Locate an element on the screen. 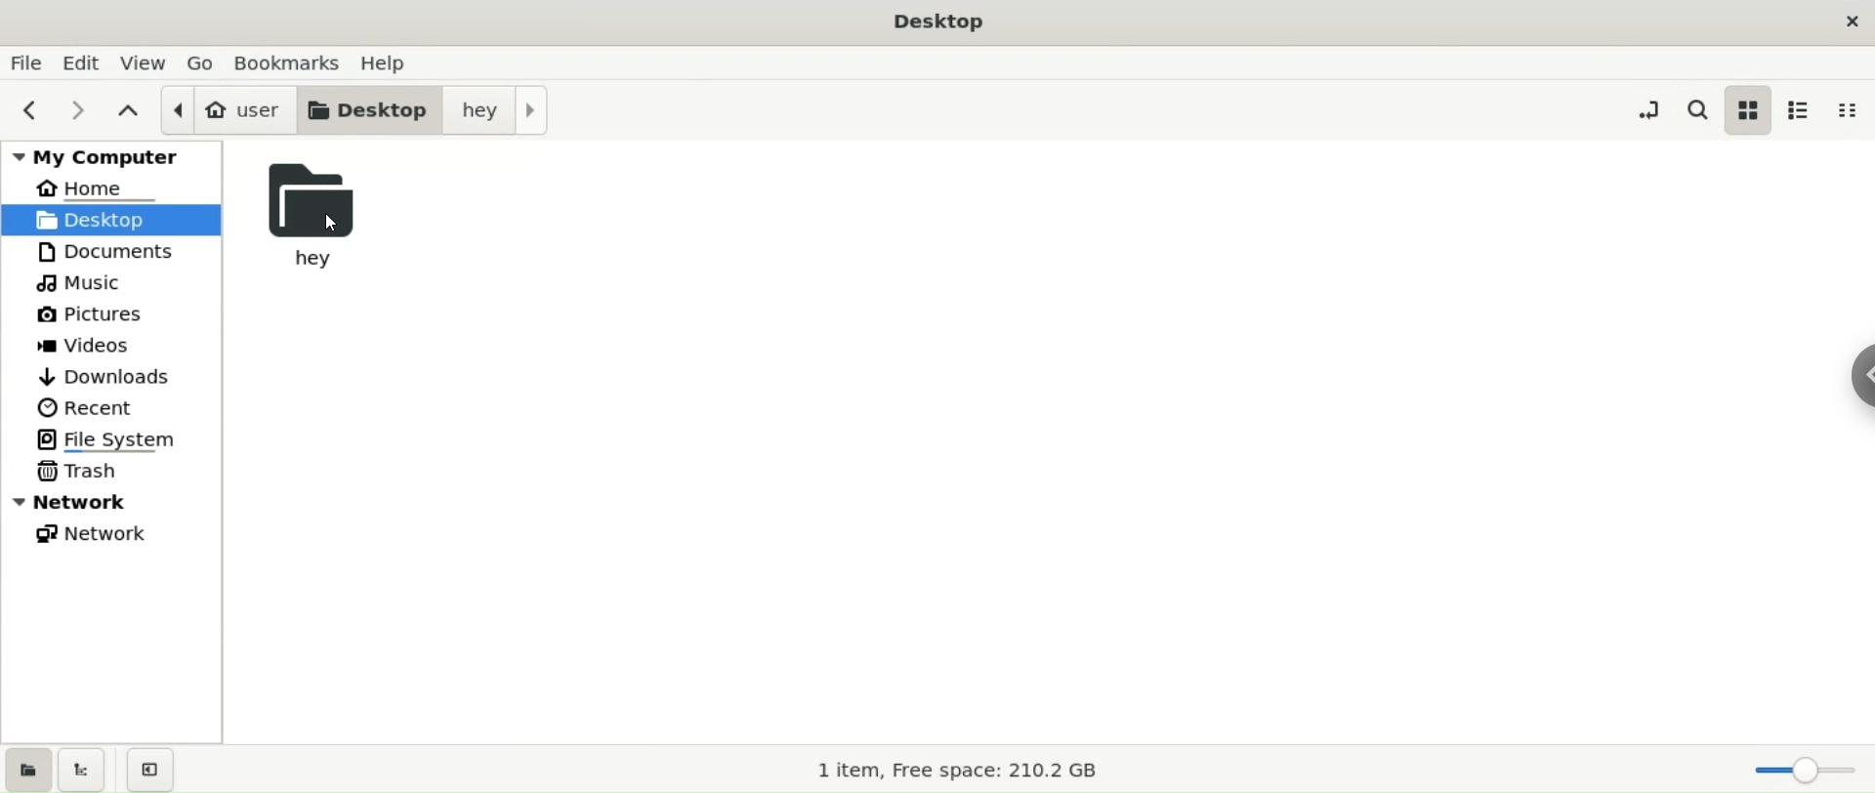 The image size is (1875, 793). CURSOR is located at coordinates (333, 224).